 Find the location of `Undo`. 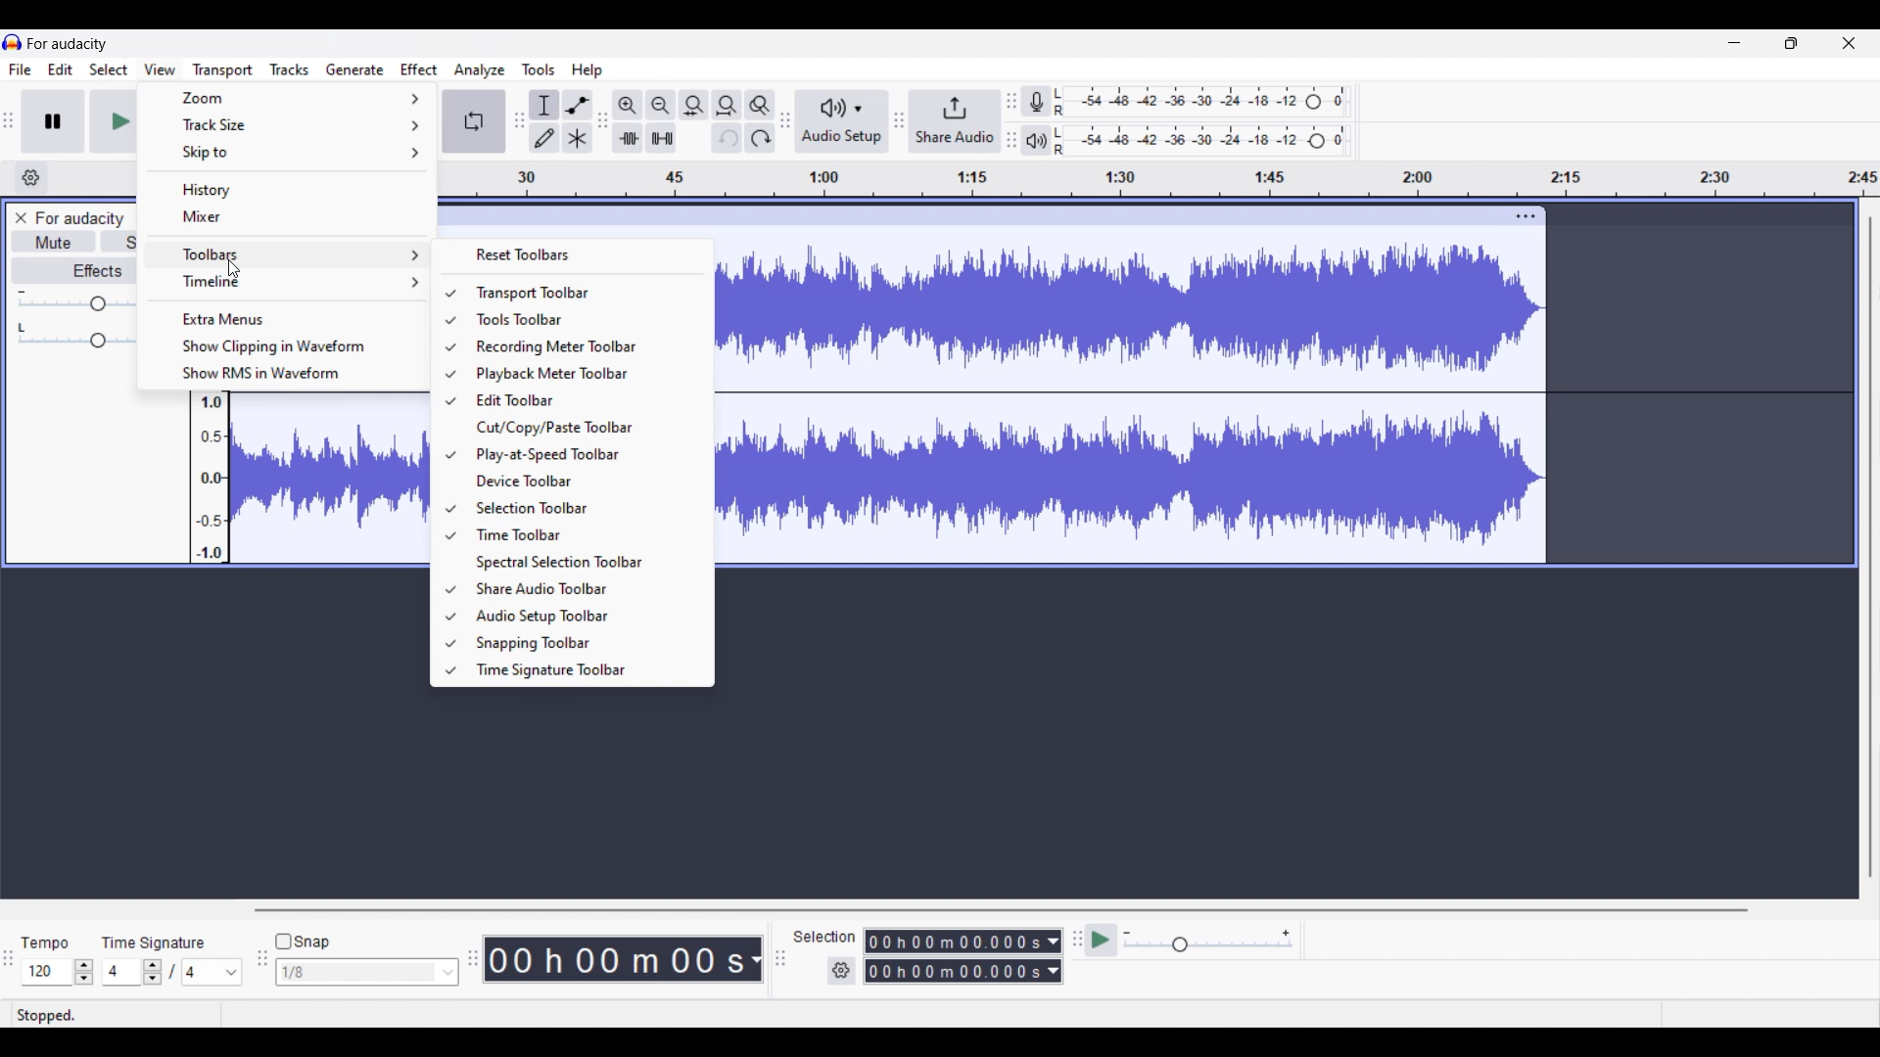

Undo is located at coordinates (727, 137).